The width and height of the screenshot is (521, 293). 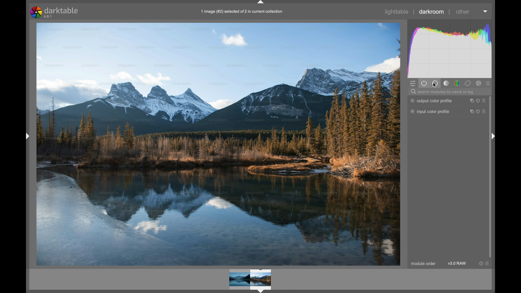 What do you see at coordinates (250, 280) in the screenshot?
I see `preview` at bounding box center [250, 280].